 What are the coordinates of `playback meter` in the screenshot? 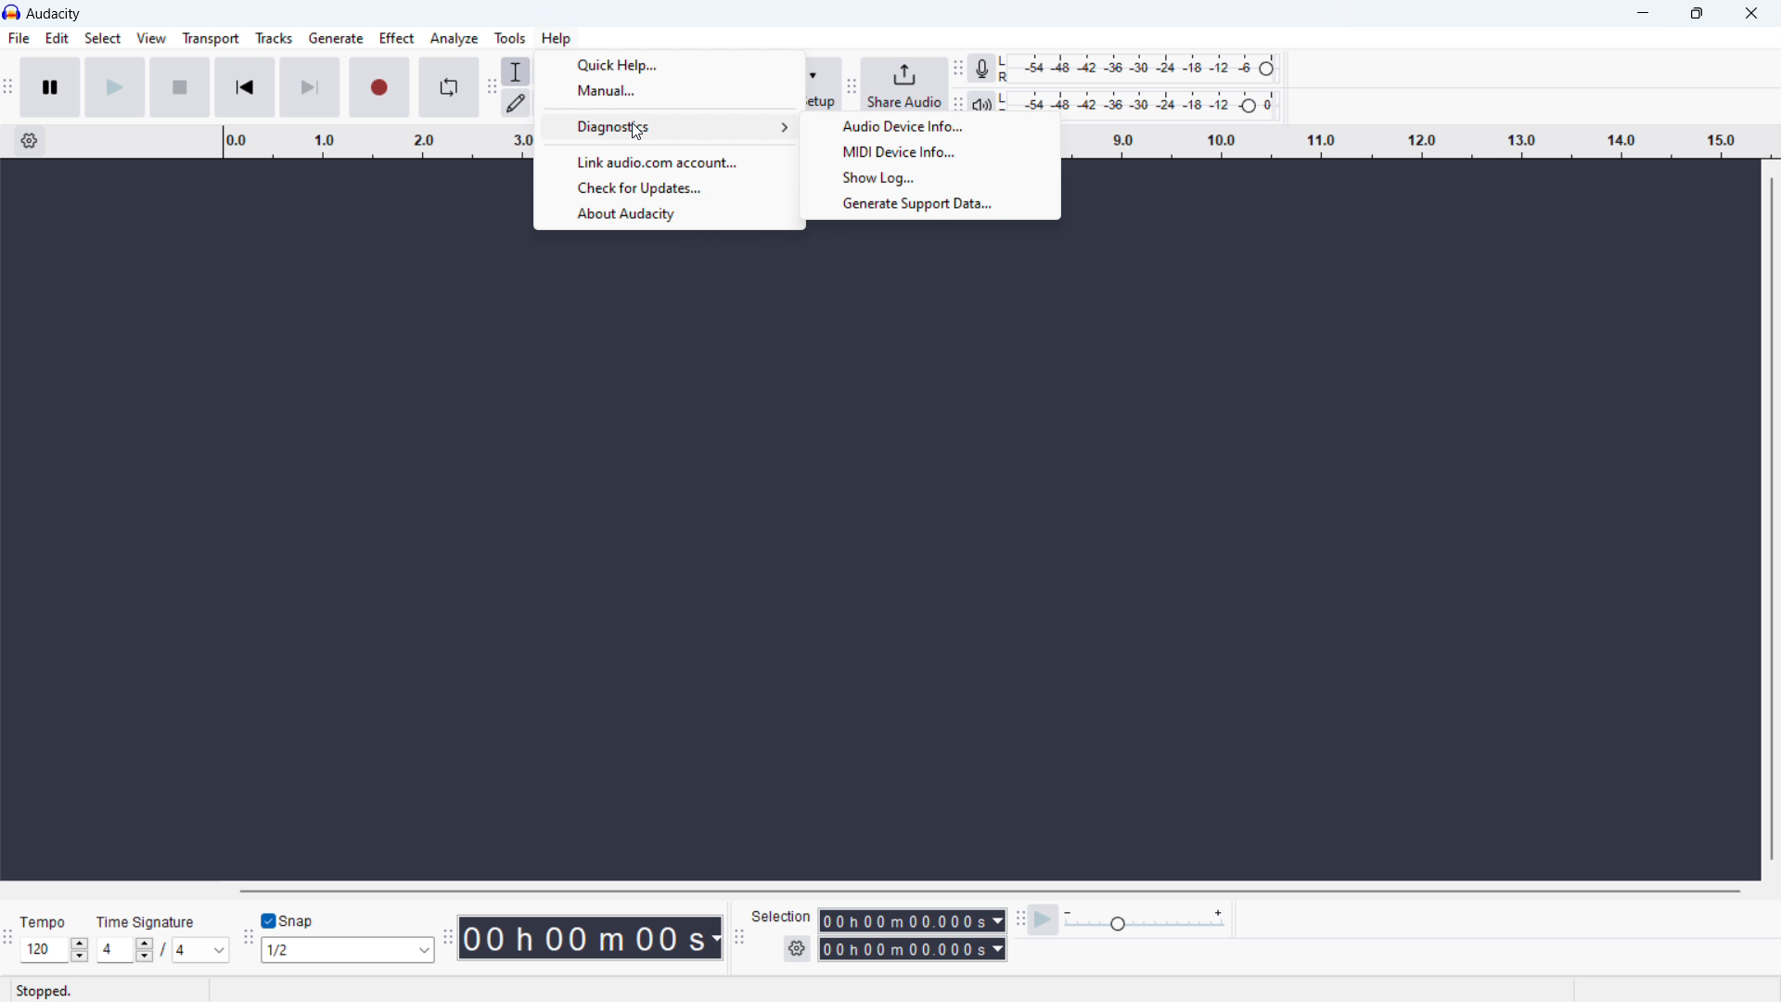 It's located at (982, 101).